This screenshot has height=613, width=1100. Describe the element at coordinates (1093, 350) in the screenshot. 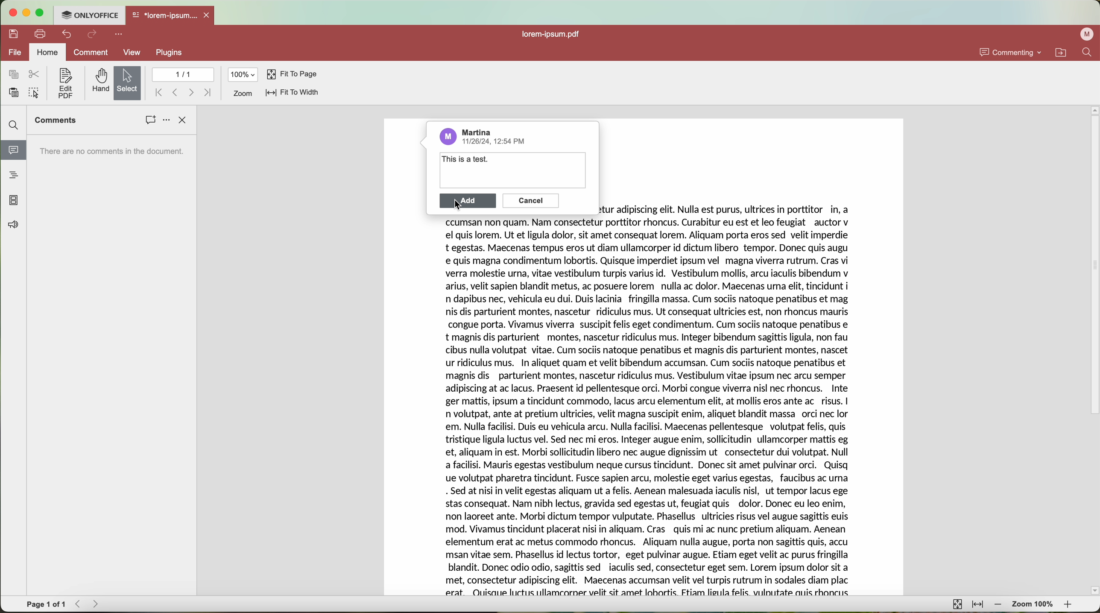

I see `scroll bar` at that location.